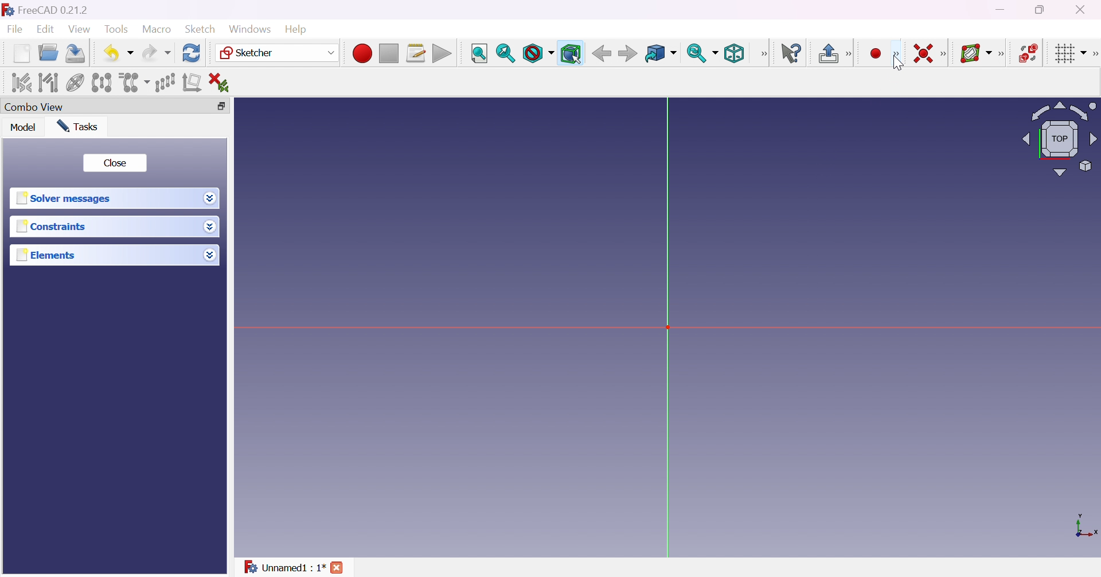  Describe the element at coordinates (388, 54) in the screenshot. I see `Stop macro recording` at that location.